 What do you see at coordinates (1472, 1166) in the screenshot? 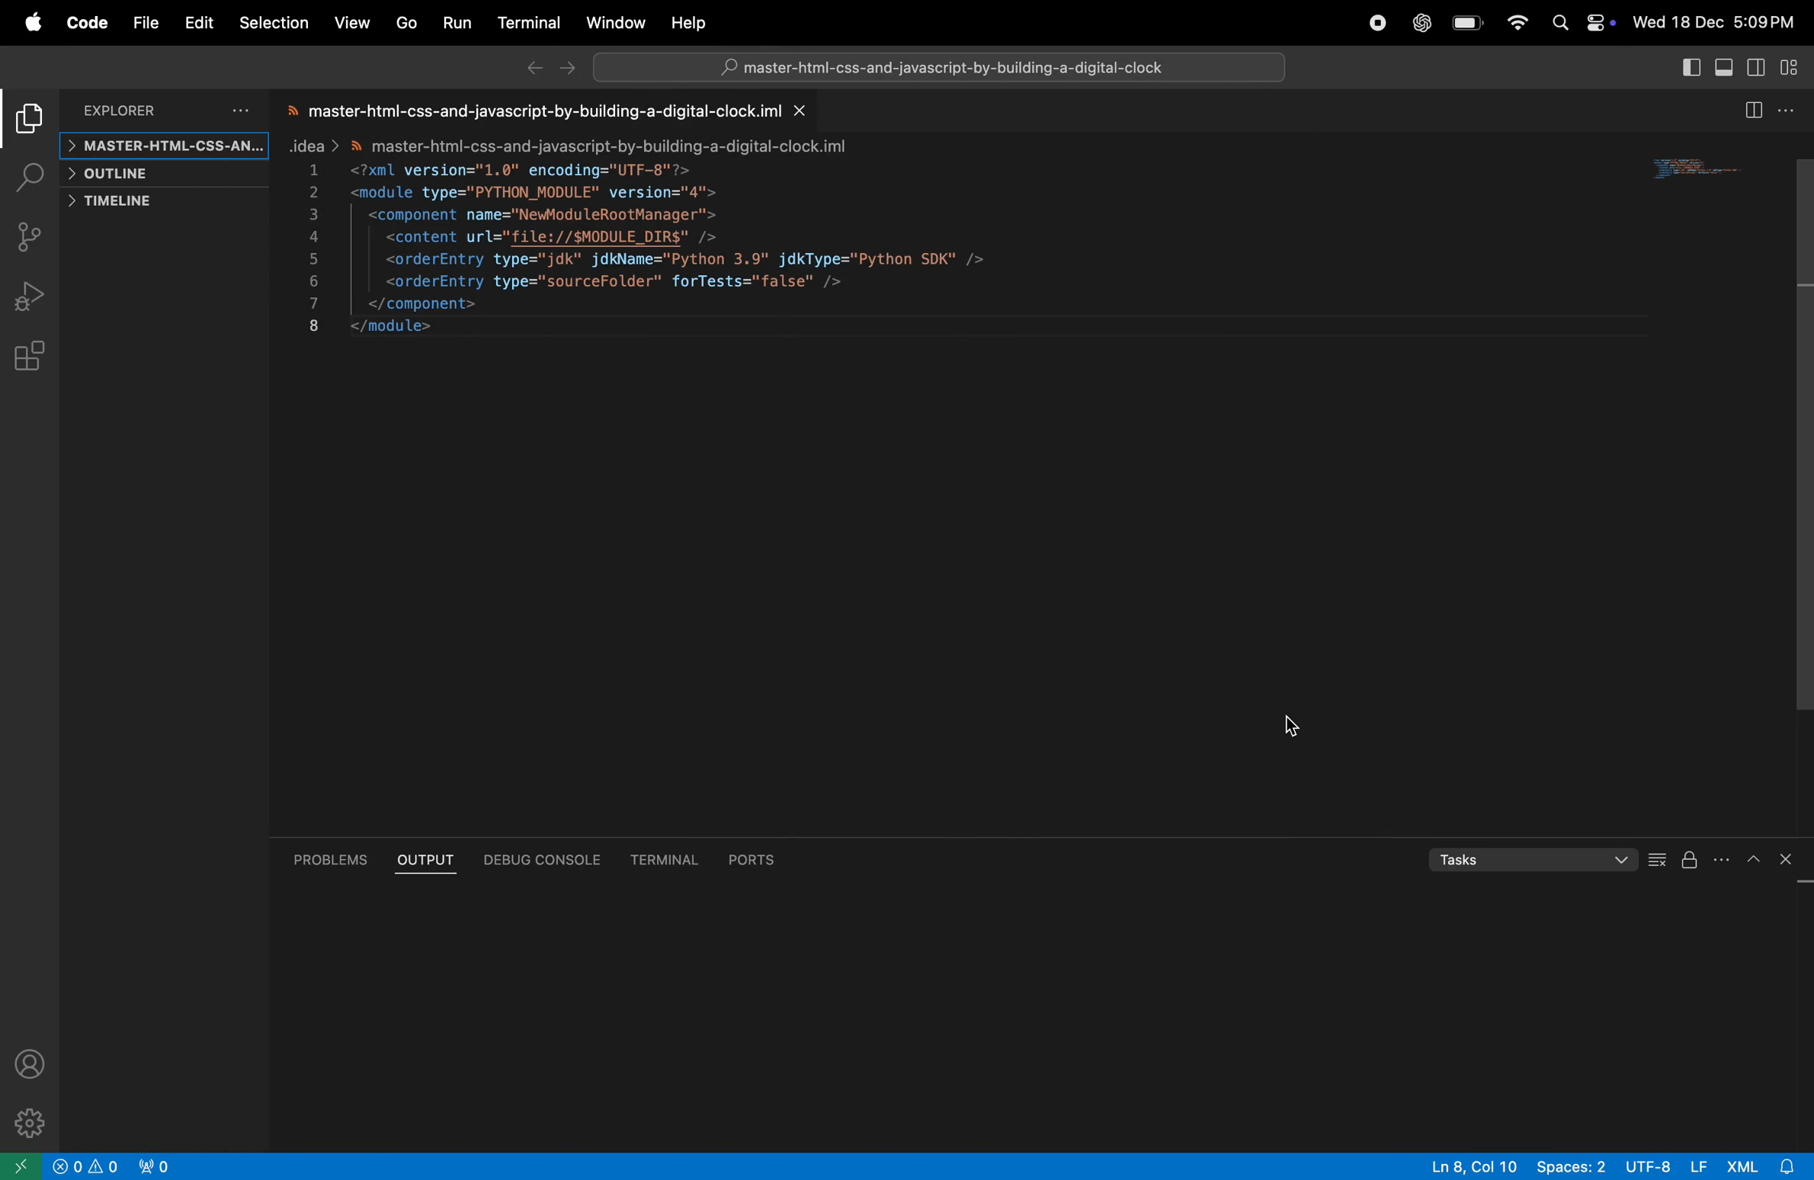
I see `ln 8 col 10` at bounding box center [1472, 1166].